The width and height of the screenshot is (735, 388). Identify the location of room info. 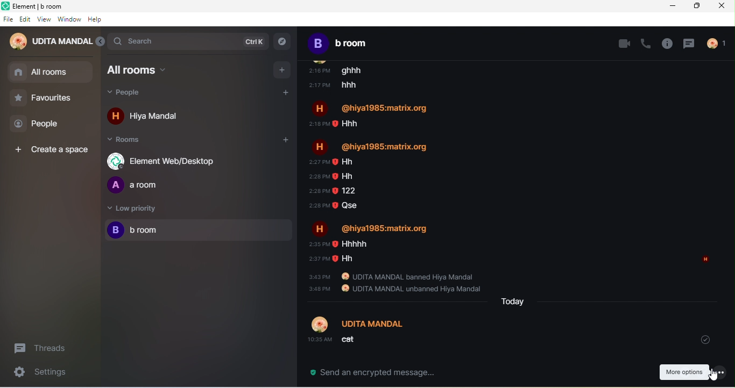
(668, 44).